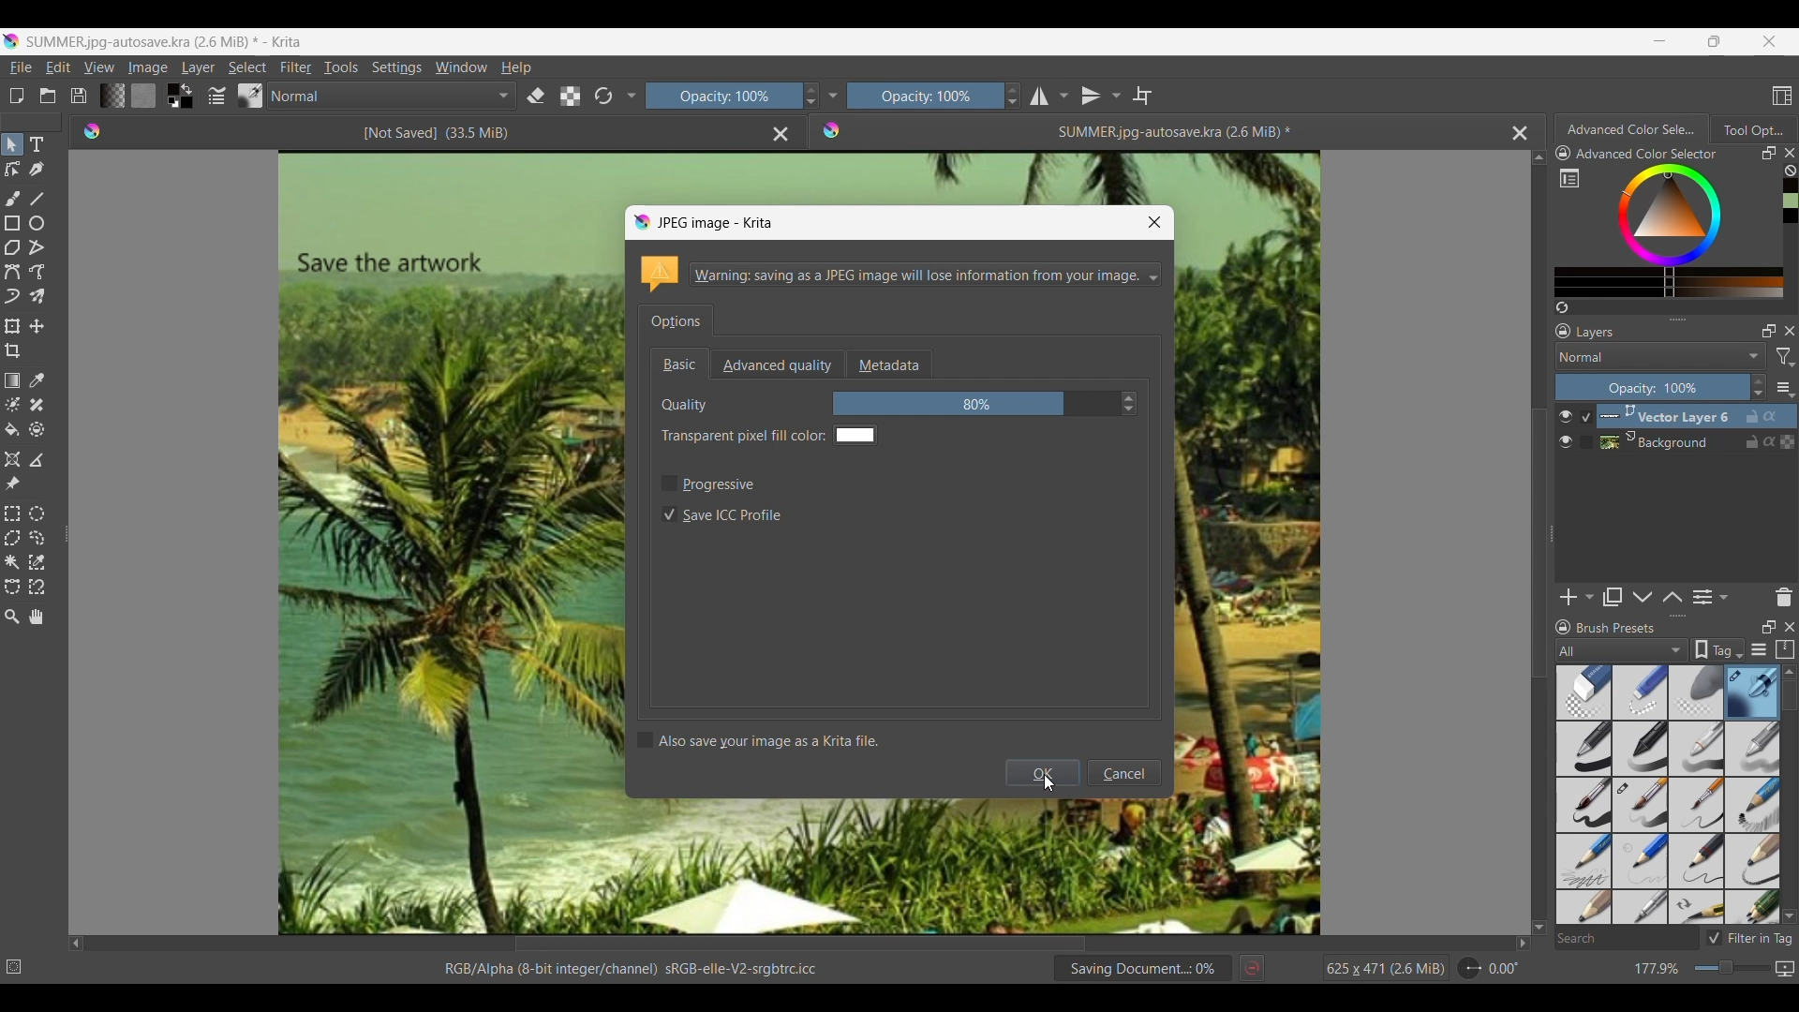 Image resolution: width=1799 pixels, height=1012 pixels. Describe the element at coordinates (37, 405) in the screenshot. I see `Smart patch tool` at that location.